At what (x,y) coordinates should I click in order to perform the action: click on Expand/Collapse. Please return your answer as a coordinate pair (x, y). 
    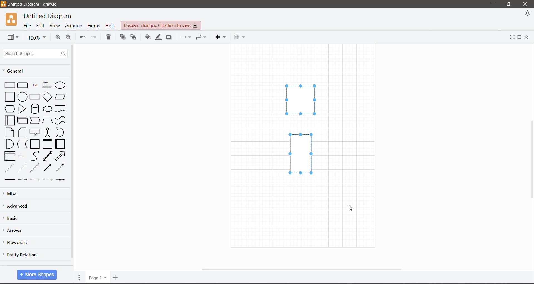
    Looking at the image, I should click on (527, 37).